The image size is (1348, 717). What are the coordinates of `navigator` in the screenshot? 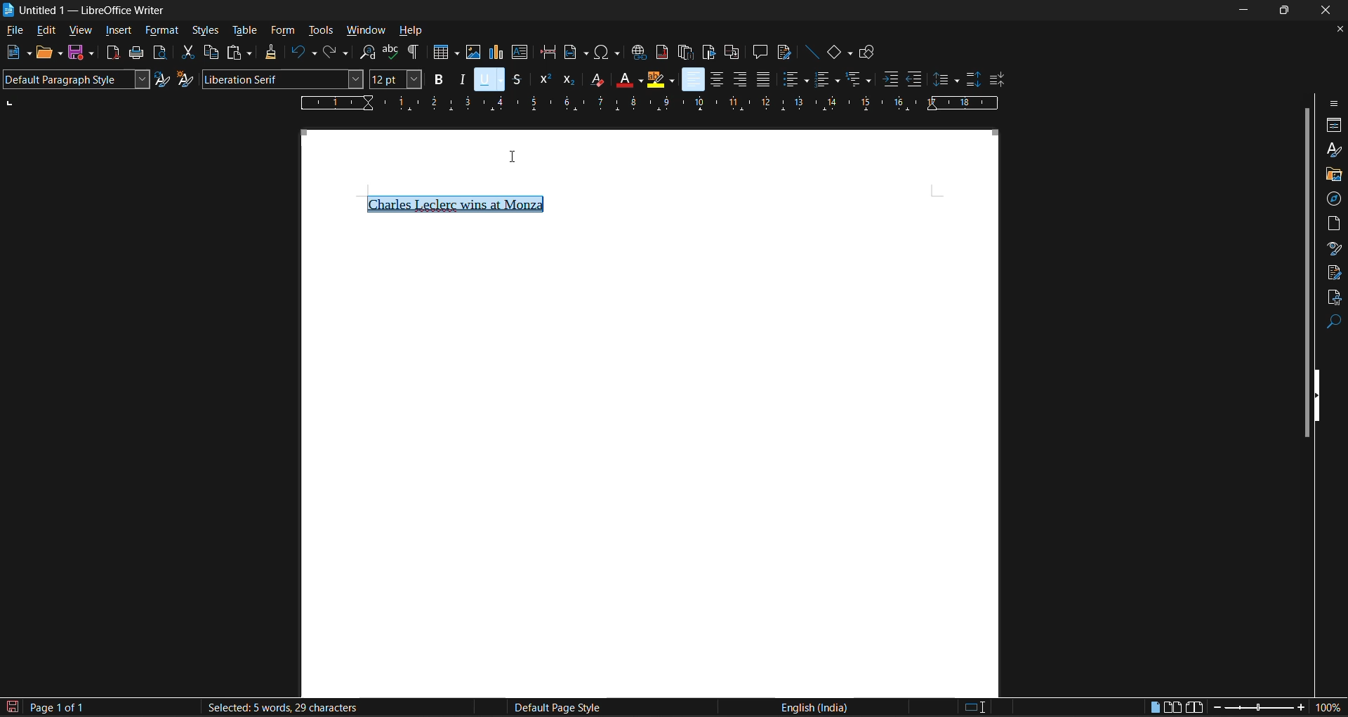 It's located at (1334, 199).